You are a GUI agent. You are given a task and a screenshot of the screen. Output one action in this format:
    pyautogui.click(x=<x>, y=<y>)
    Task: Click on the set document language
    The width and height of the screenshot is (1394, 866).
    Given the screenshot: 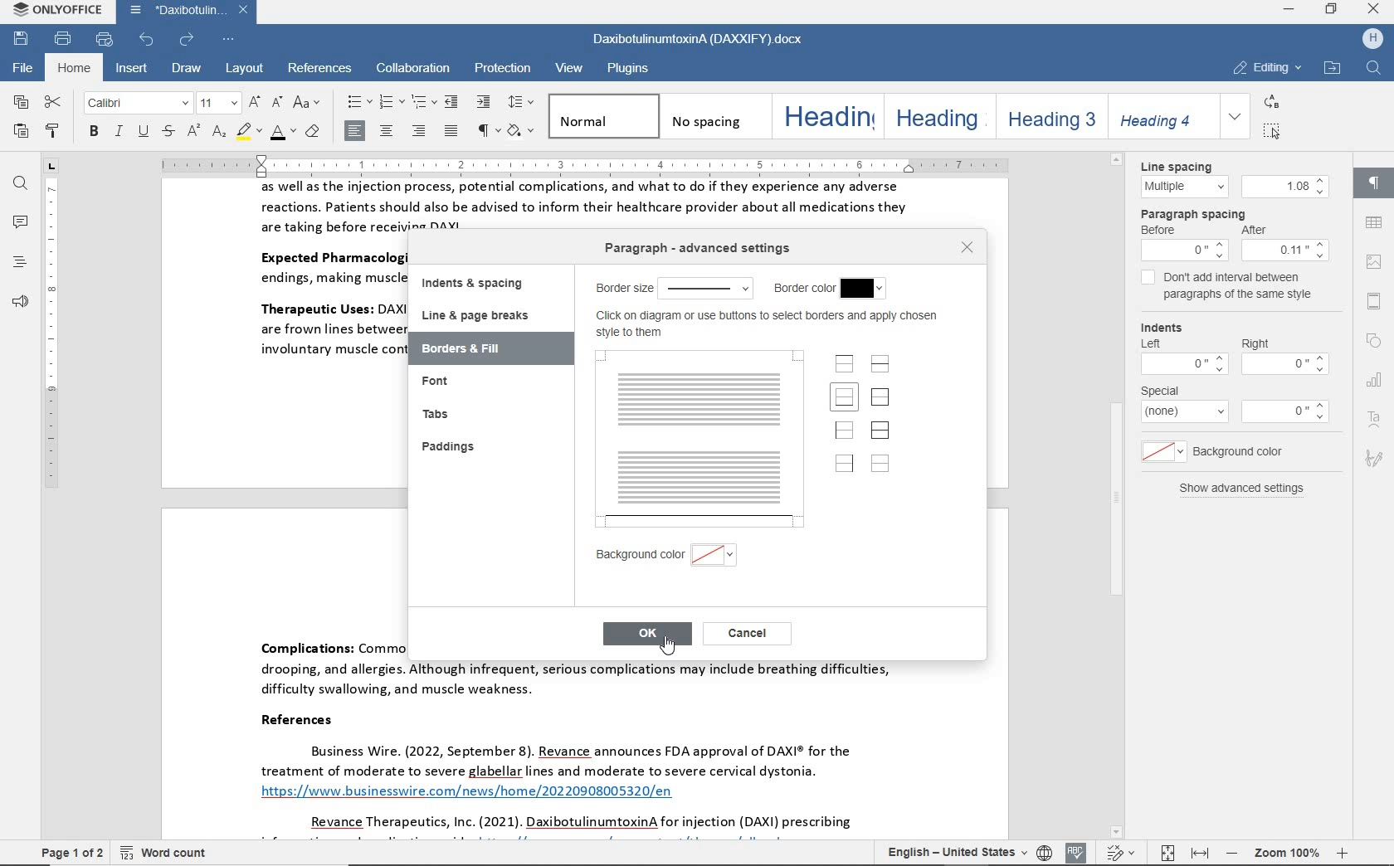 What is the action you would take?
    pyautogui.click(x=1045, y=852)
    